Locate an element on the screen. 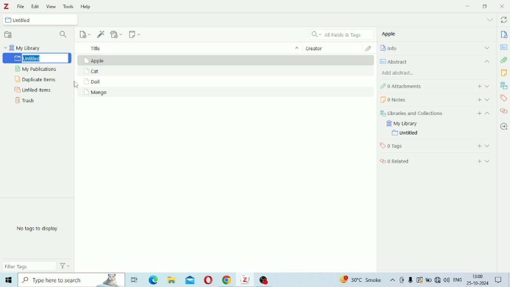  Tags is located at coordinates (391, 146).